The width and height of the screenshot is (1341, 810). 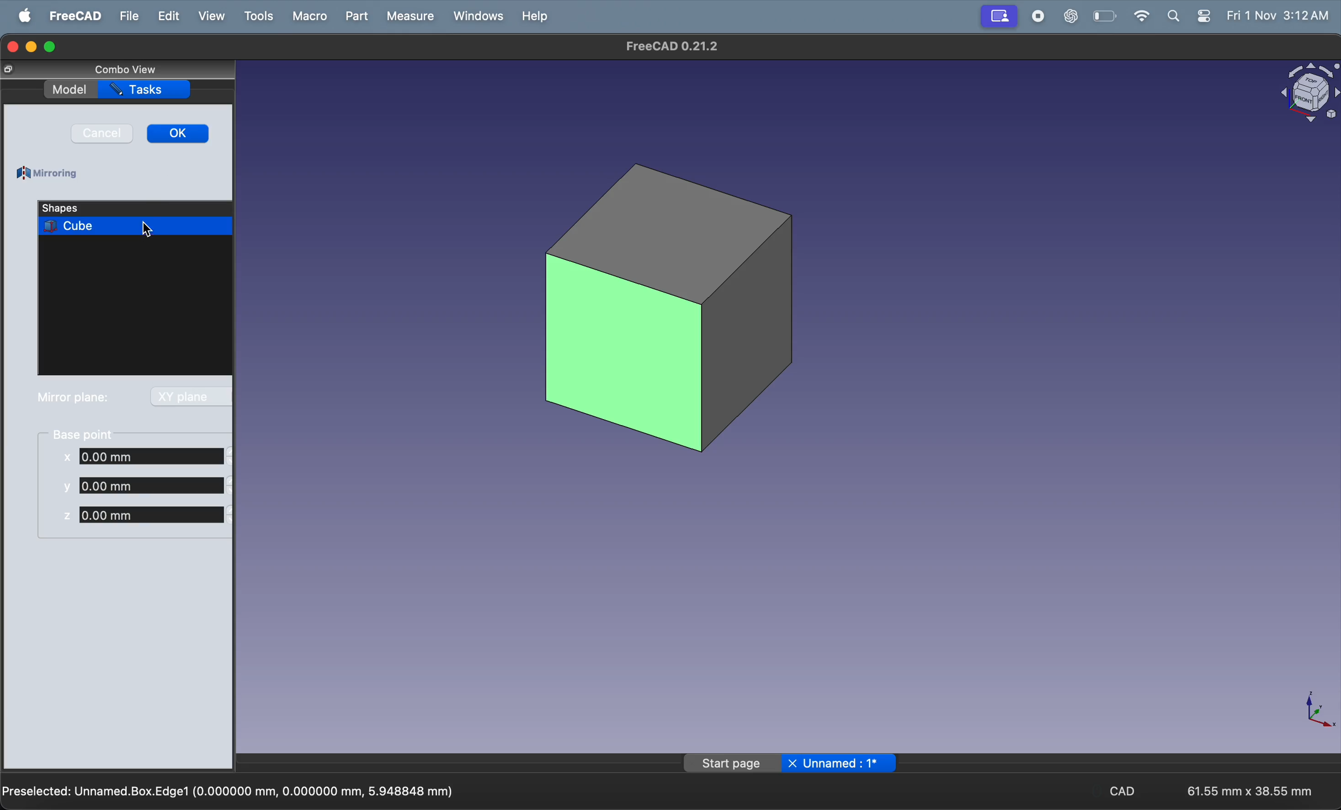 What do you see at coordinates (1172, 17) in the screenshot?
I see `search` at bounding box center [1172, 17].